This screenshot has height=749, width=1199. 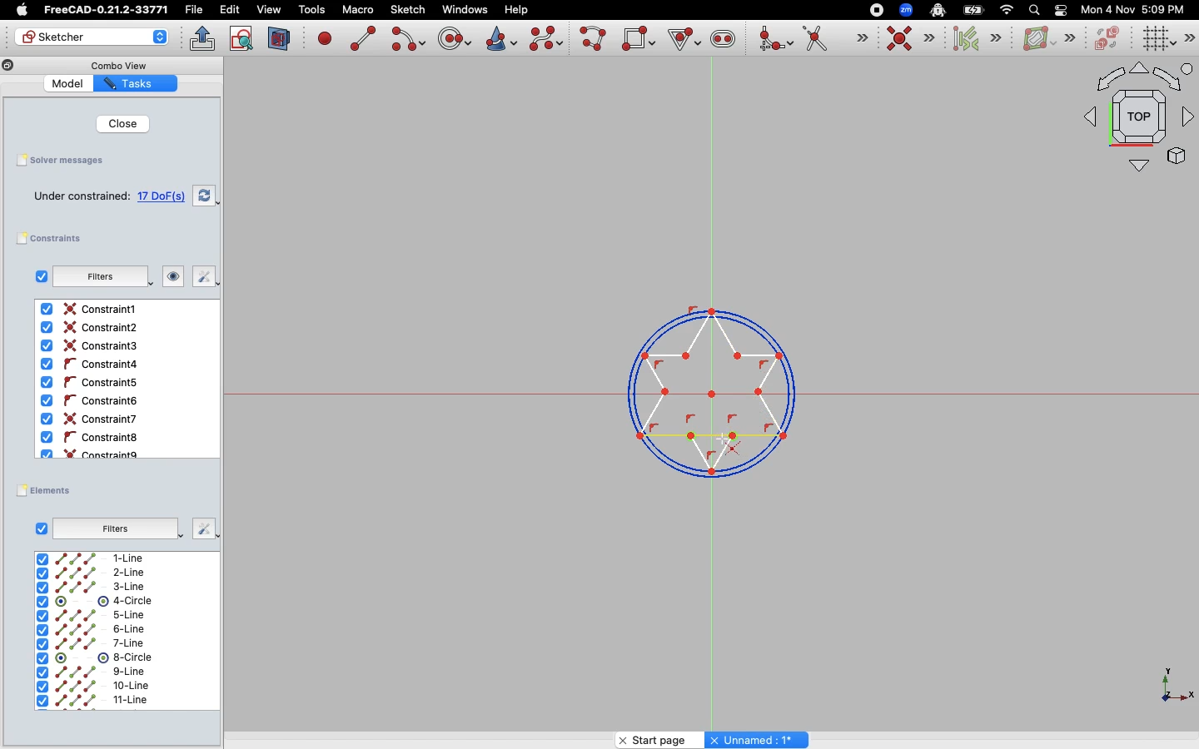 What do you see at coordinates (104, 657) in the screenshot?
I see `8-circle` at bounding box center [104, 657].